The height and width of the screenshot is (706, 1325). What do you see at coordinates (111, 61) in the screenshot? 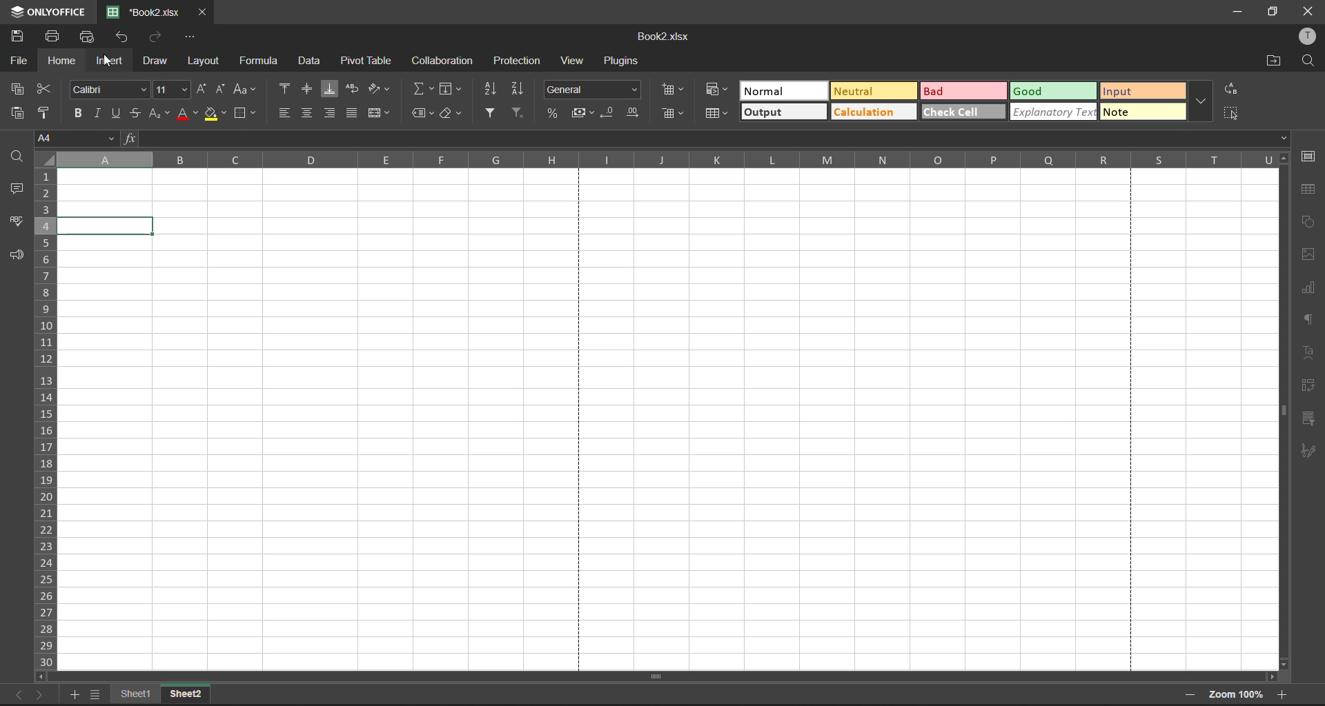
I see `insert` at bounding box center [111, 61].